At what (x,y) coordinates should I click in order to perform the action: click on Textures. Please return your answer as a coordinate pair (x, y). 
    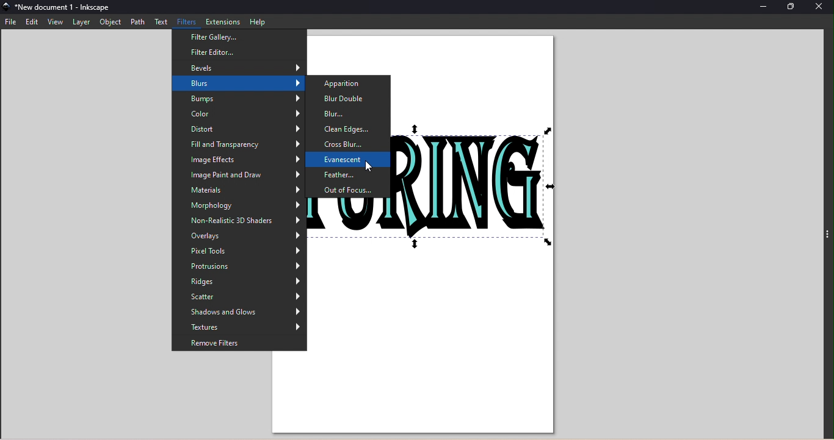
    Looking at the image, I should click on (239, 327).